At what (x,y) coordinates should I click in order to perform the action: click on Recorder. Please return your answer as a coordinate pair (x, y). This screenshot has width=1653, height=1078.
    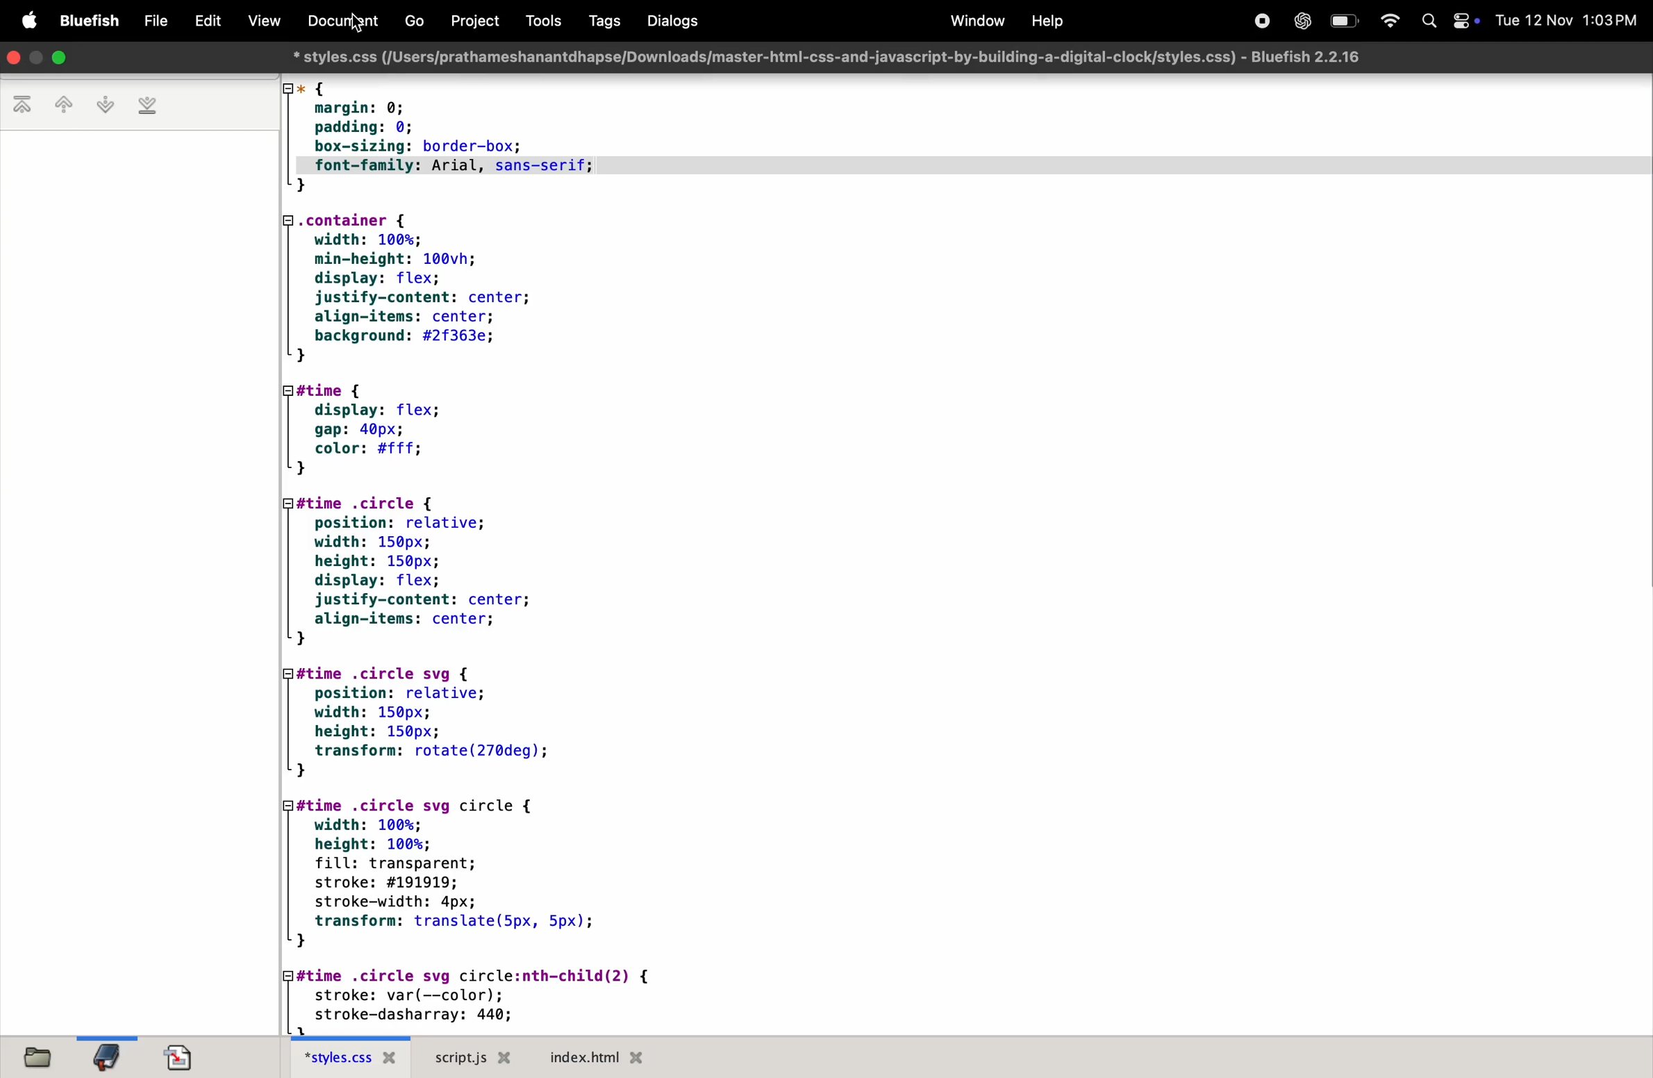
    Looking at the image, I should click on (1256, 21).